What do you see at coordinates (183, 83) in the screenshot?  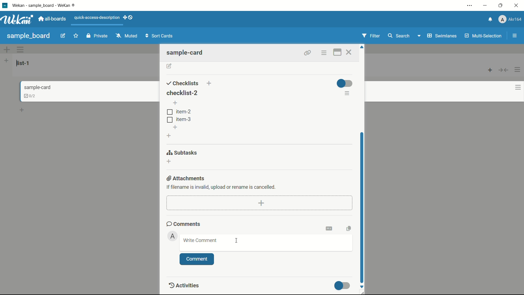 I see `checklists` at bounding box center [183, 83].